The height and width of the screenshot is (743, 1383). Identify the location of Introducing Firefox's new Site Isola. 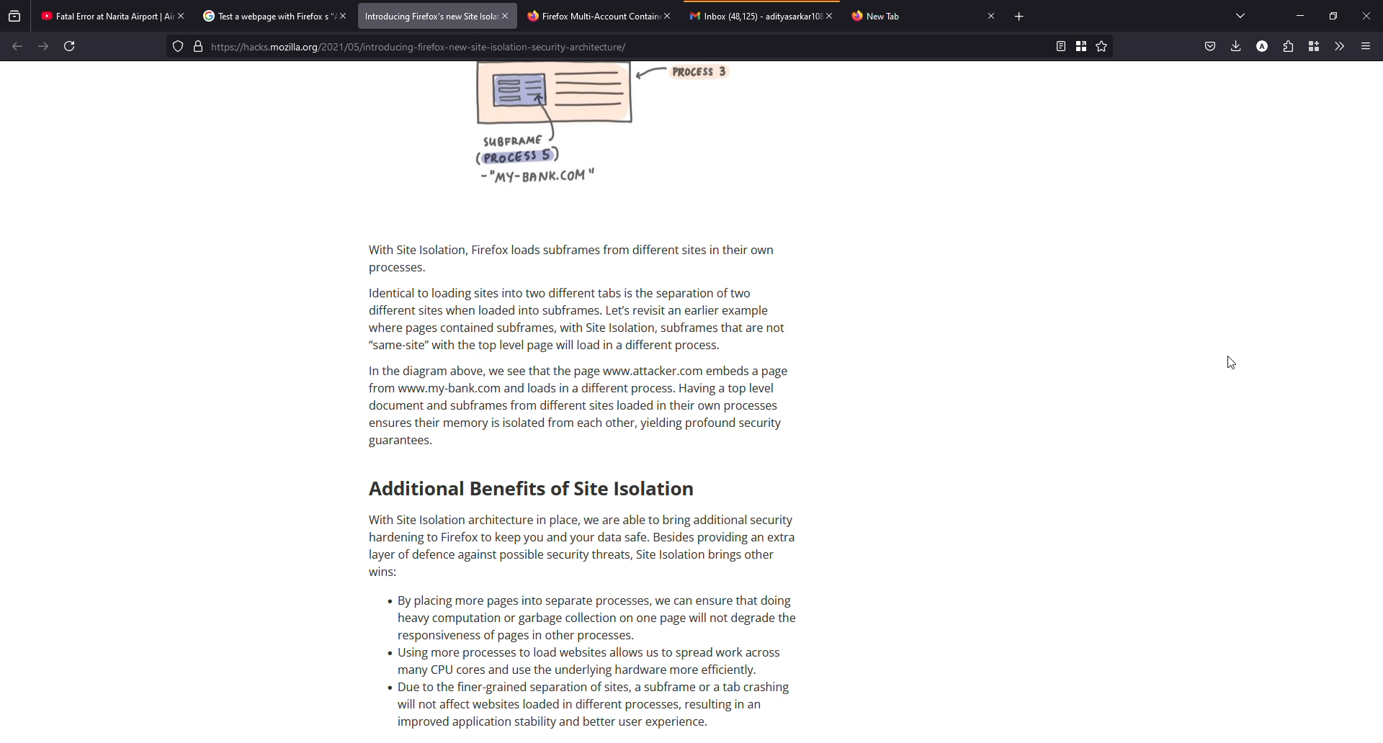
(427, 17).